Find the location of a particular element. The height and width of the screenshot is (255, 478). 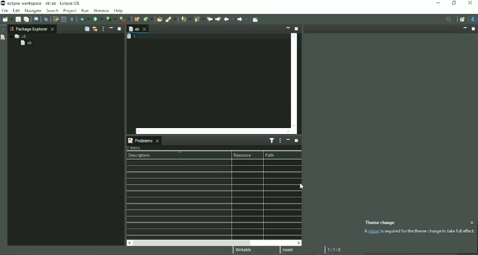

Toggle Word Wrap is located at coordinates (55, 18).